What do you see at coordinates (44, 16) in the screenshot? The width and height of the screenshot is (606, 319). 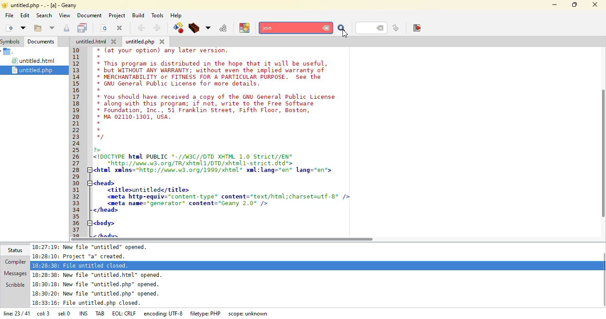 I see `search` at bounding box center [44, 16].